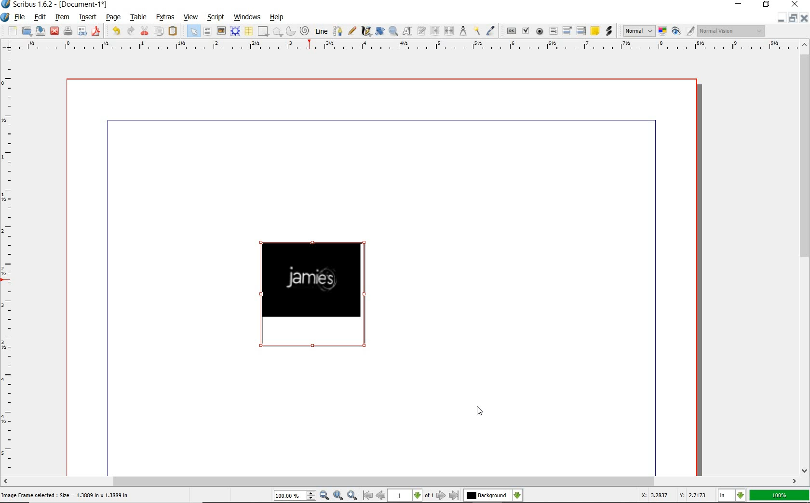  Describe the element at coordinates (10, 263) in the screenshot. I see `ruler` at that location.